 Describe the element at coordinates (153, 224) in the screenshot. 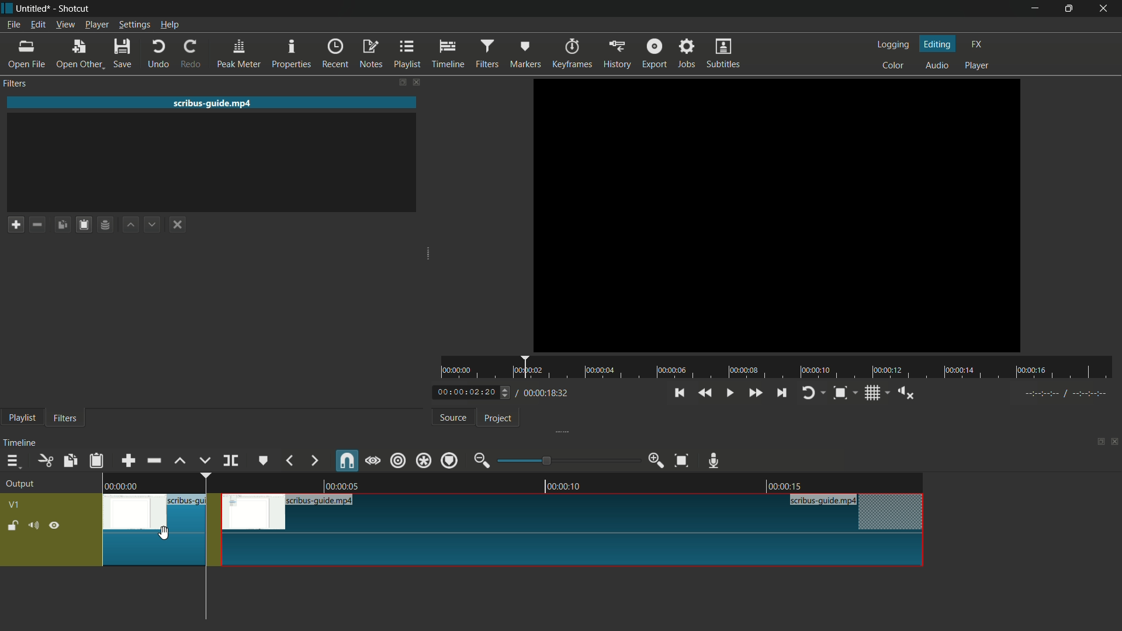

I see `move filter down` at that location.